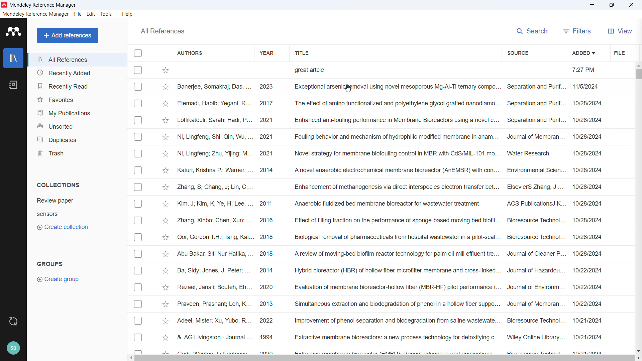 This screenshot has height=361, width=642. Describe the element at coordinates (584, 52) in the screenshot. I see `Sort by date added ` at that location.